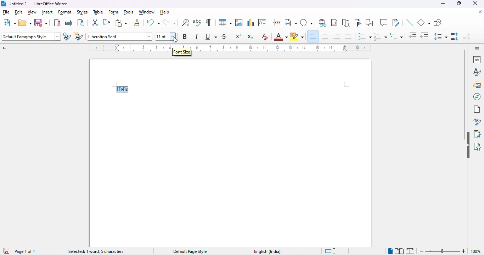 This screenshot has width=484, height=255. Describe the element at coordinates (38, 4) in the screenshot. I see `Untitled 1 -LibreOffice Writer` at that location.